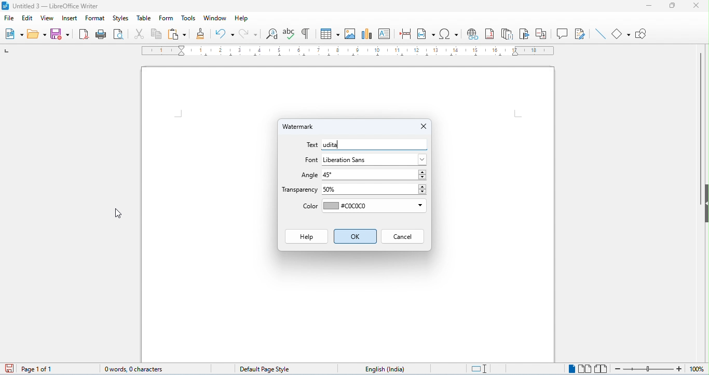 The width and height of the screenshot is (709, 375). I want to click on show track changes, so click(580, 33).